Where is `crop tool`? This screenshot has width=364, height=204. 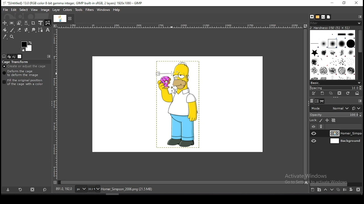
crop tool is located at coordinates (34, 23).